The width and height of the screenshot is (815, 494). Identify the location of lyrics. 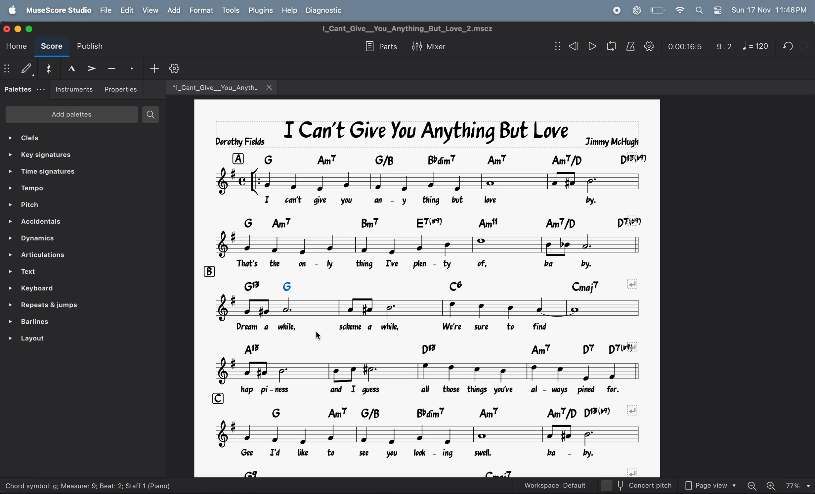
(405, 327).